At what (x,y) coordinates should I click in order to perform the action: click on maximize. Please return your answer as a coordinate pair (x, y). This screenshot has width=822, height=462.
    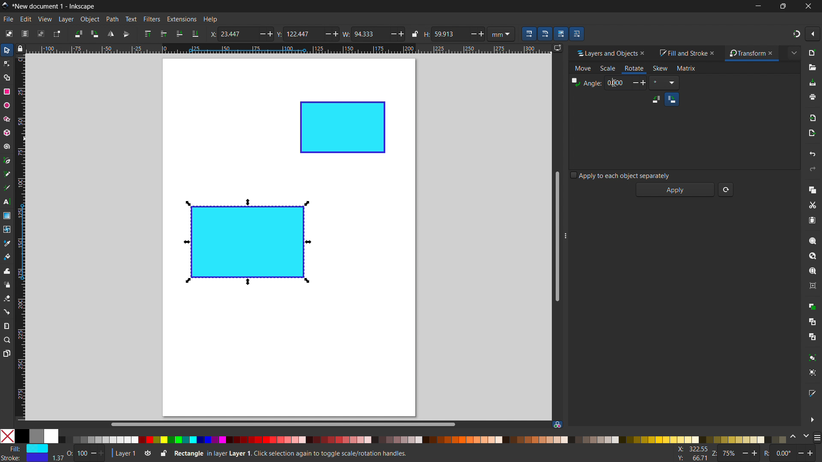
    Looking at the image, I should click on (781, 6).